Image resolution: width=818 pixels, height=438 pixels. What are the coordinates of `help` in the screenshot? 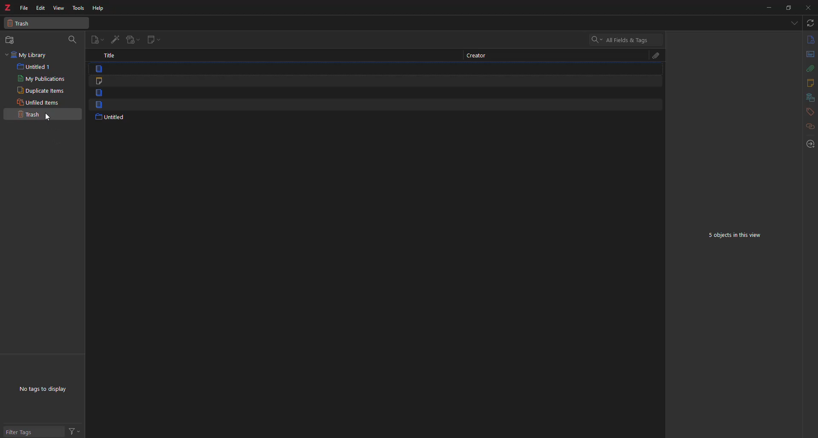 It's located at (98, 9).